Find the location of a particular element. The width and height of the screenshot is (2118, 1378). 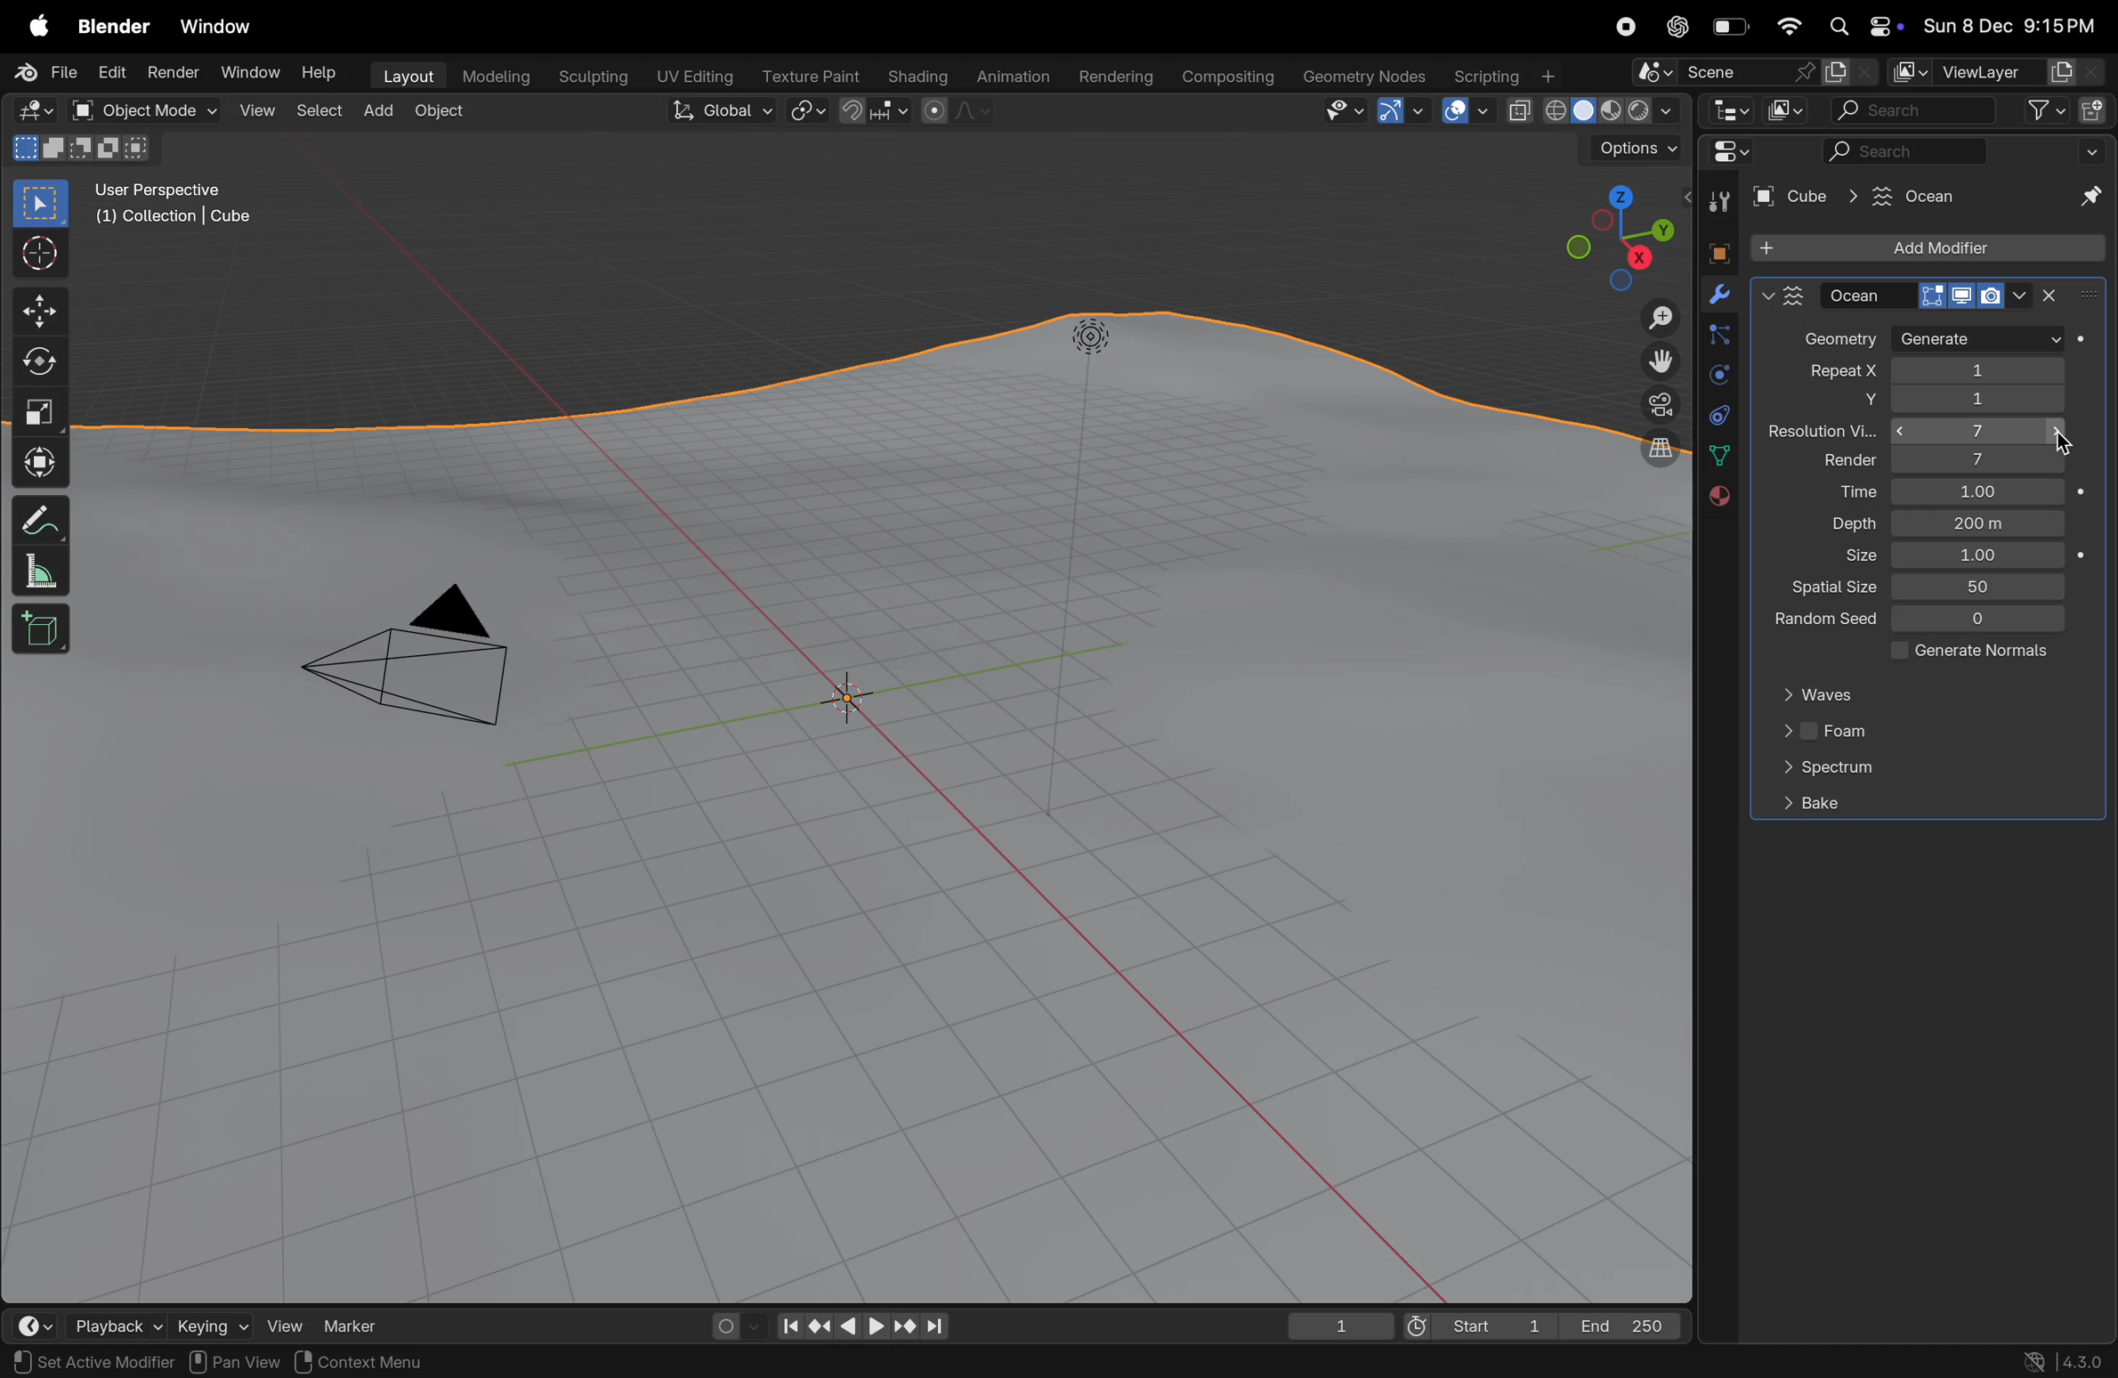

move is located at coordinates (39, 310).